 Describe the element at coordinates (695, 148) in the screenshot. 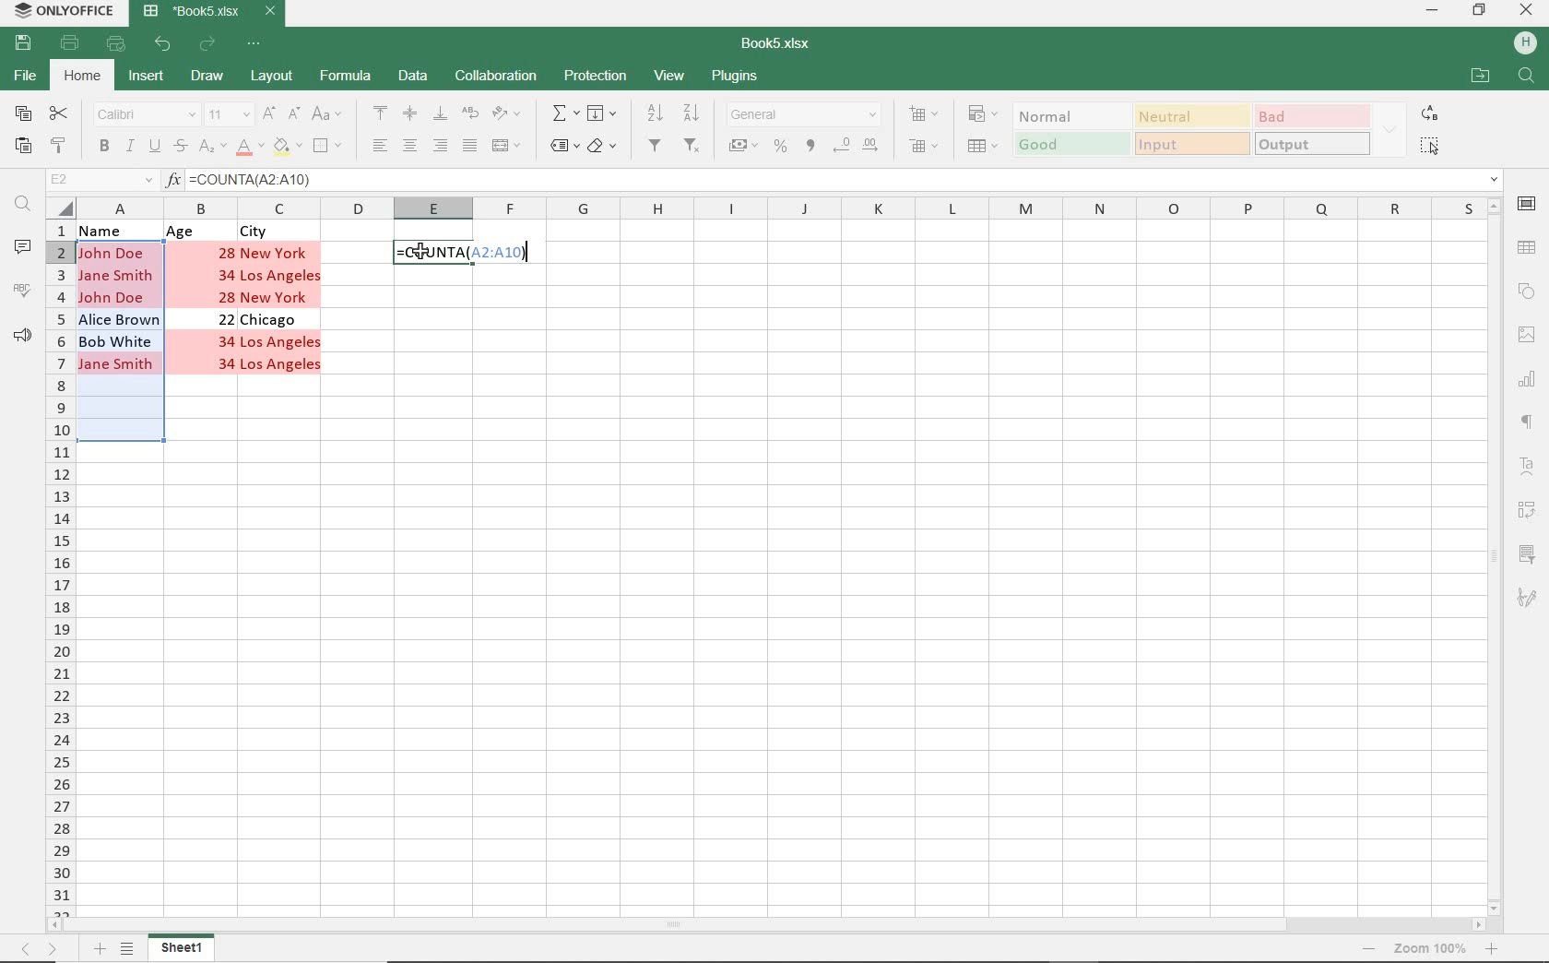

I see `REMOVE FILTERS` at that location.